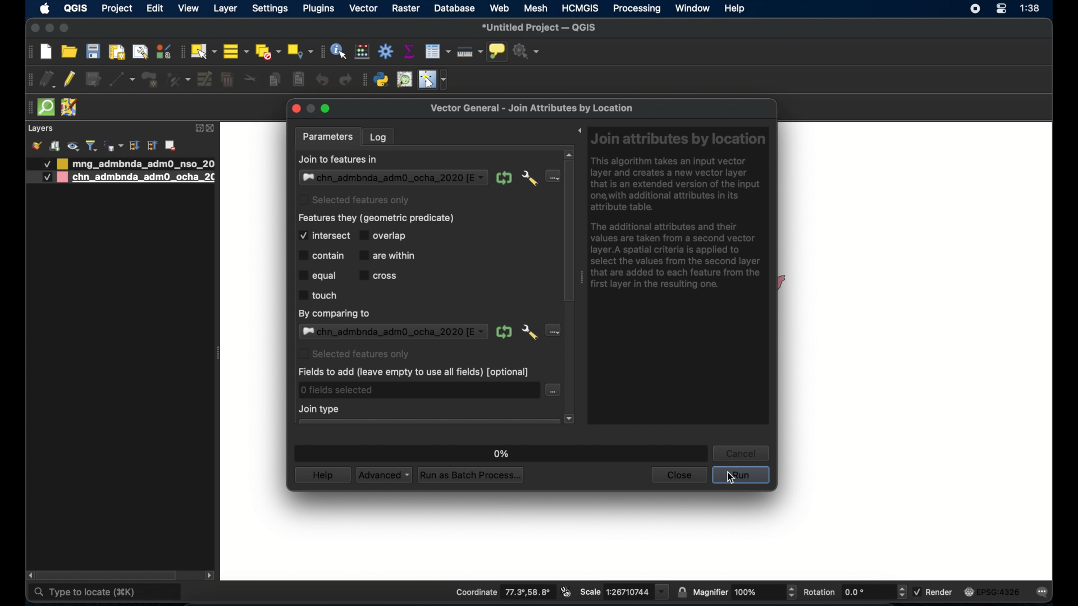  What do you see at coordinates (46, 177) in the screenshot?
I see `` at bounding box center [46, 177].